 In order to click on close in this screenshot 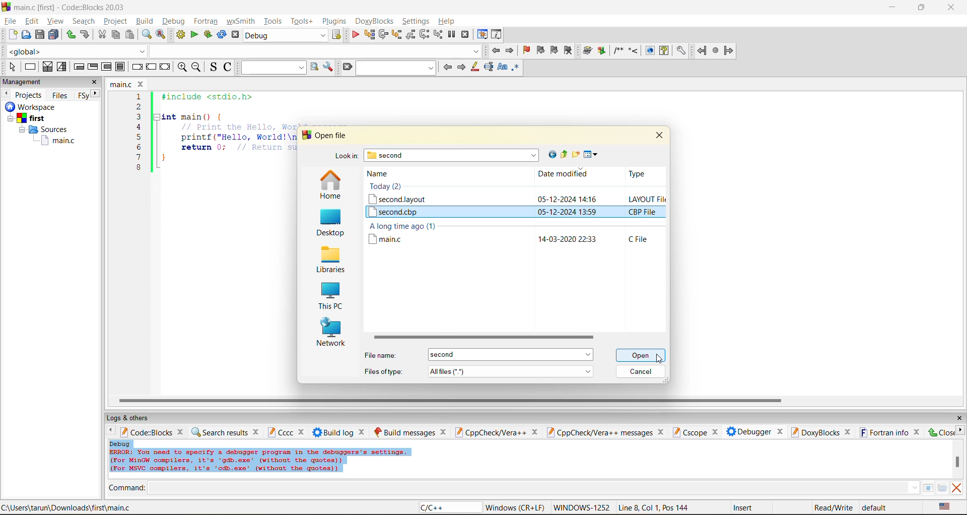, I will do `click(959, 418)`.